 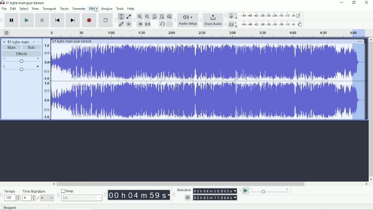 What do you see at coordinates (42, 20) in the screenshot?
I see `Stop` at bounding box center [42, 20].